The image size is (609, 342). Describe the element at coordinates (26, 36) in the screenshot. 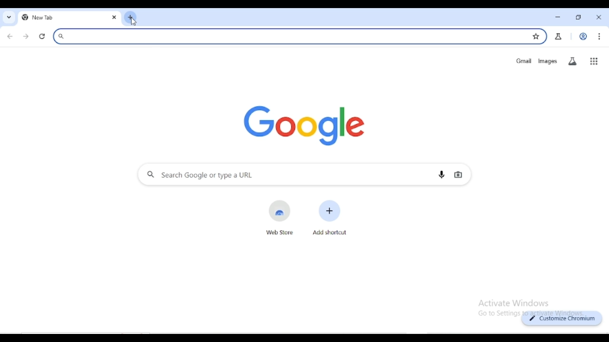

I see `click to go forward` at that location.